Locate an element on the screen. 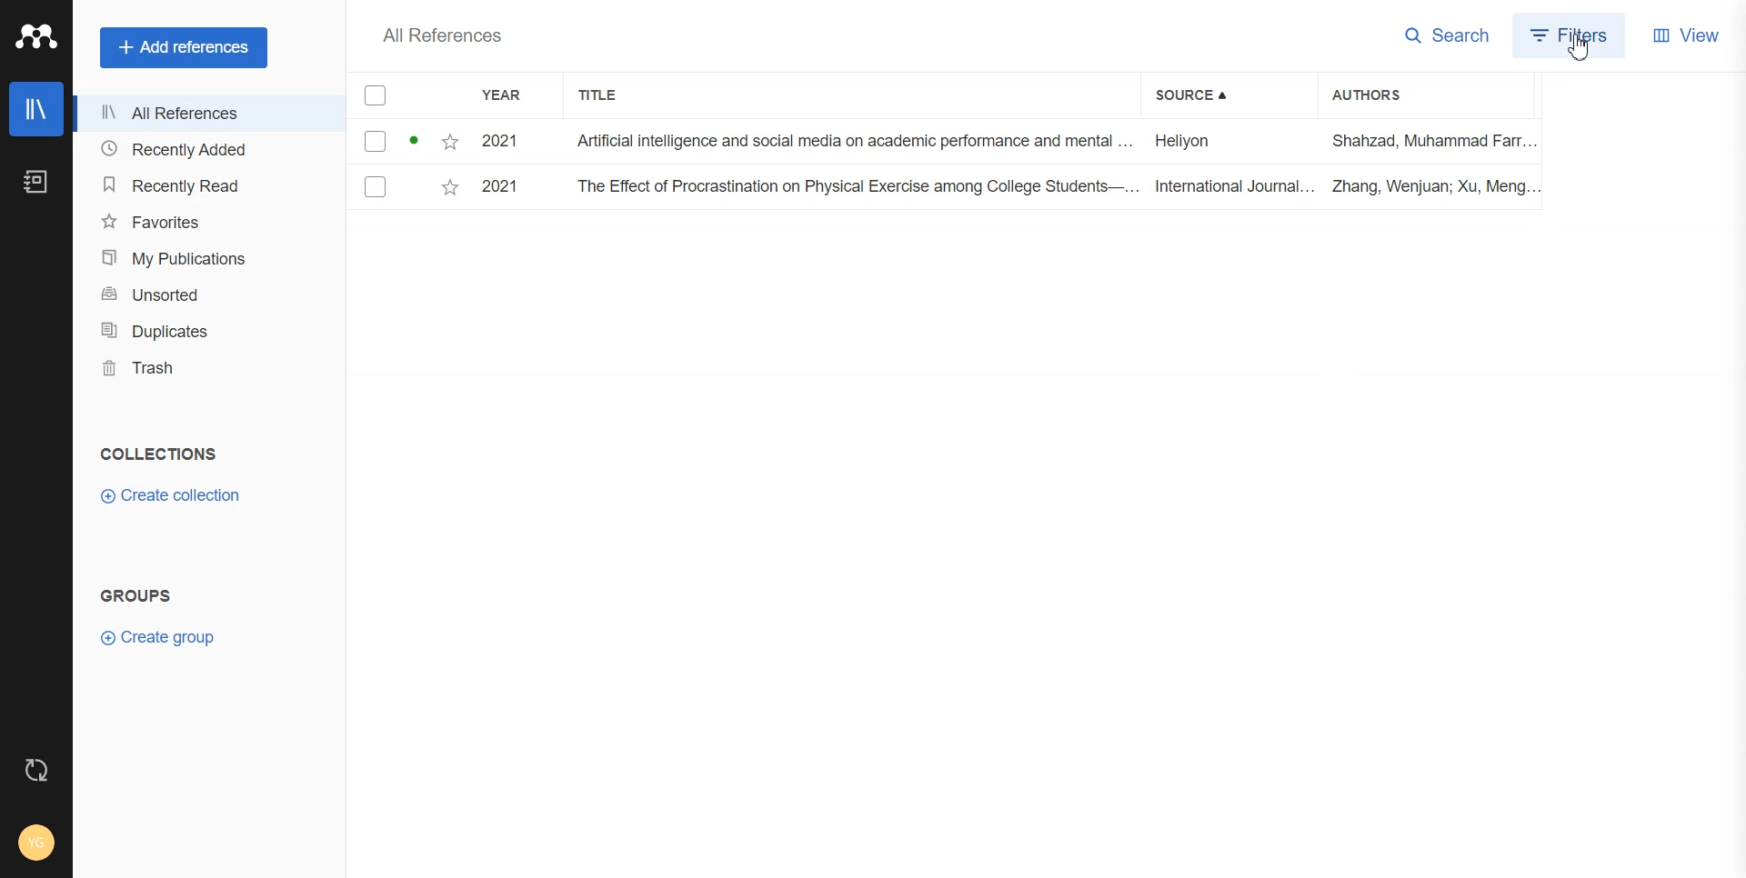 The width and height of the screenshot is (1746, 878). My publications is located at coordinates (198, 259).